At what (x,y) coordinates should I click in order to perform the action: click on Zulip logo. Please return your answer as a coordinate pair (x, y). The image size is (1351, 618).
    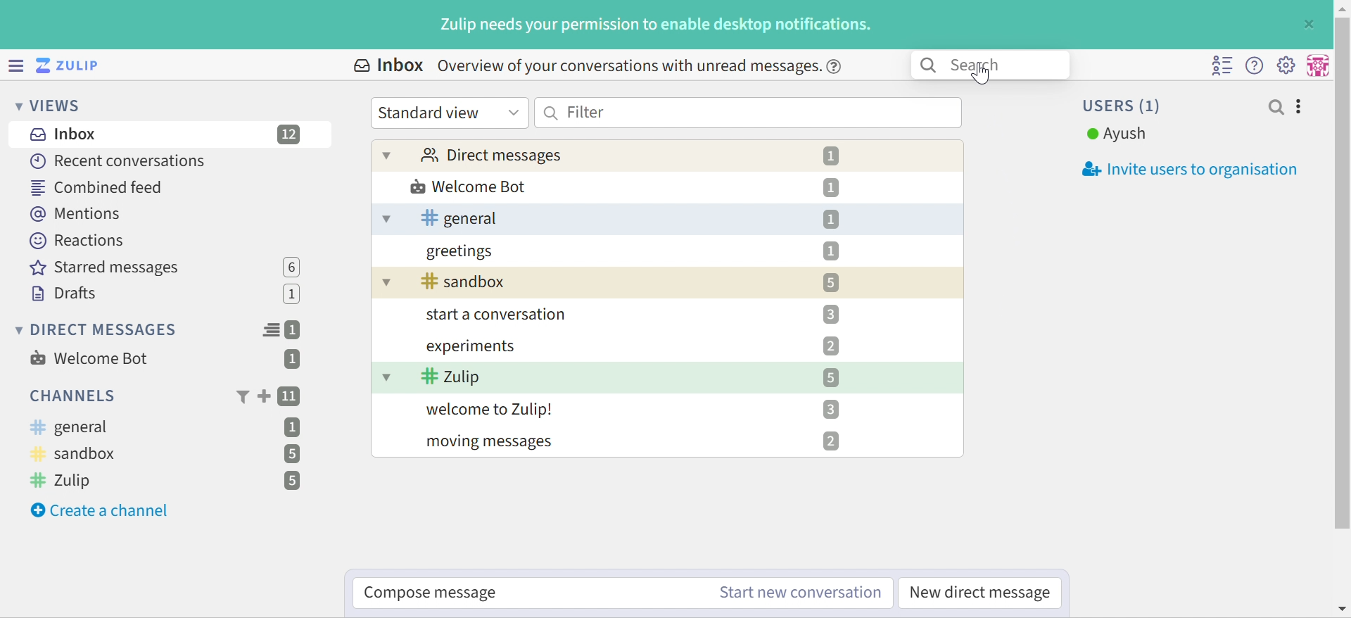
    Looking at the image, I should click on (70, 65).